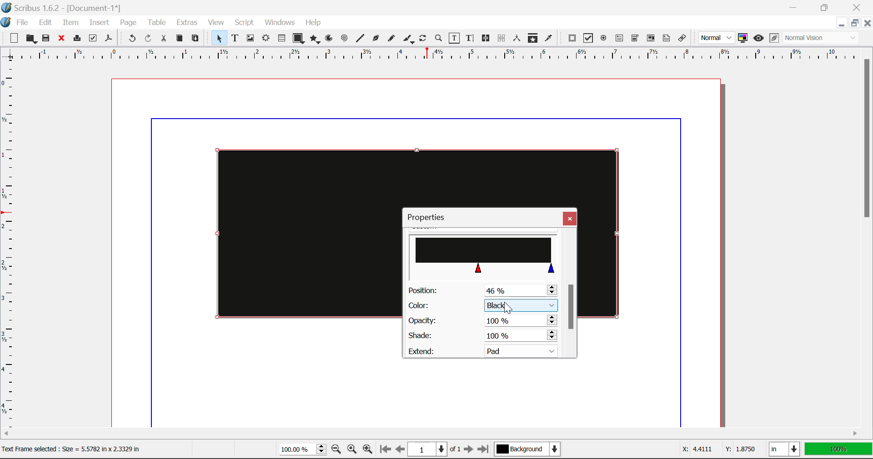 The height and width of the screenshot is (459, 873). Describe the element at coordinates (384, 450) in the screenshot. I see `First Page` at that location.